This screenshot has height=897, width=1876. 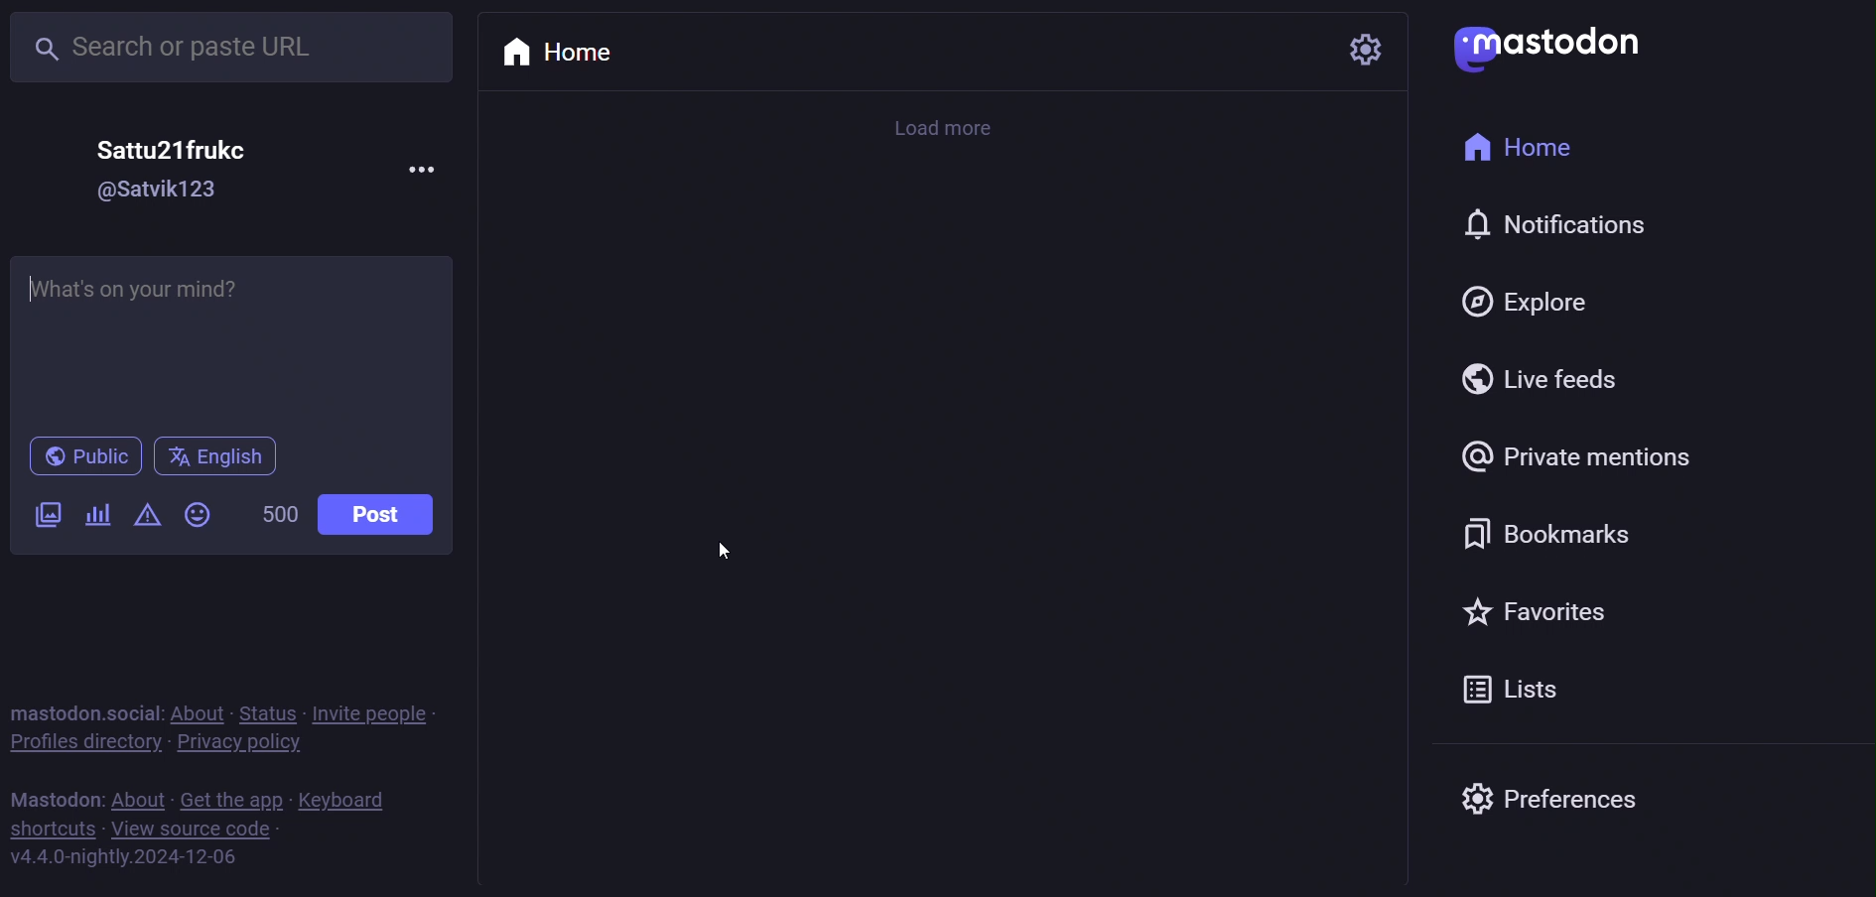 I want to click on word limit, so click(x=279, y=518).